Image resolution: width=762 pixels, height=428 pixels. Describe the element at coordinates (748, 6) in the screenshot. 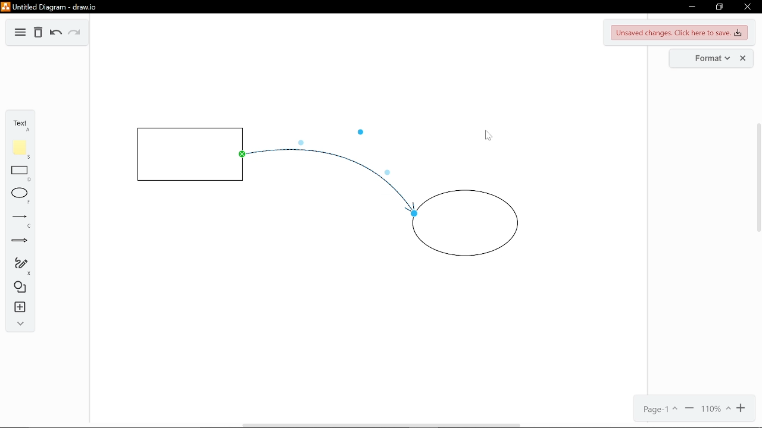

I see `Close` at that location.